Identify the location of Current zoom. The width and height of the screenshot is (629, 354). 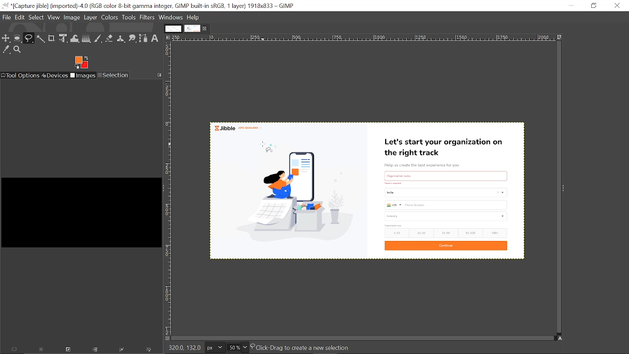
(233, 348).